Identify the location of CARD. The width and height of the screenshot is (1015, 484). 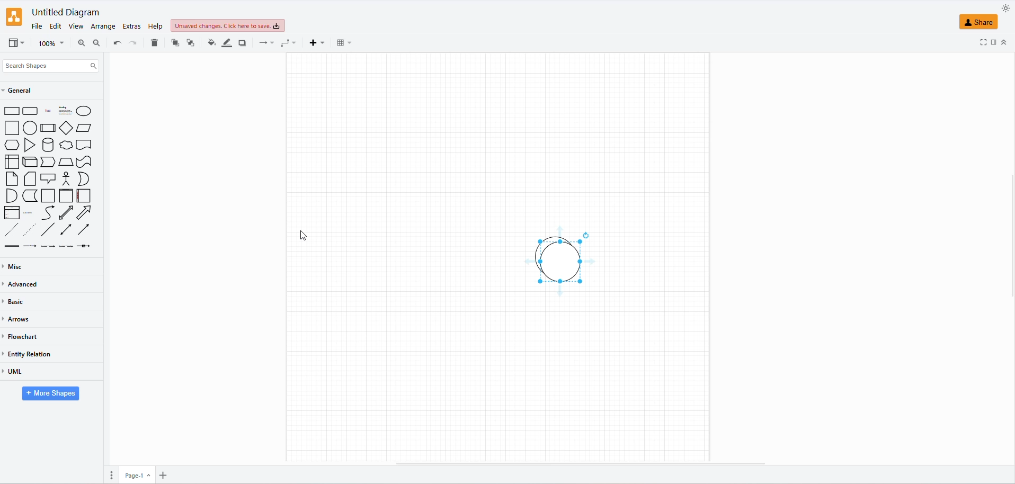
(29, 178).